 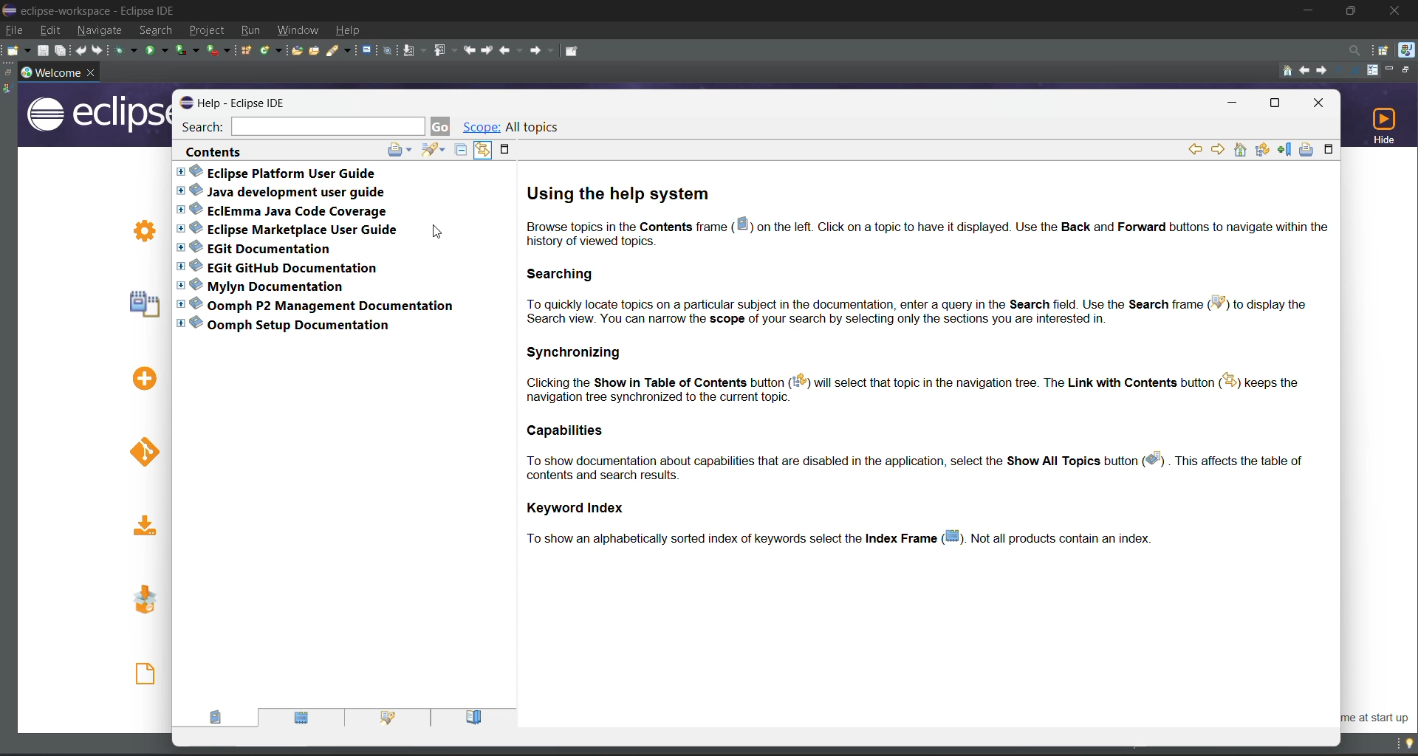 I want to click on next edit location, so click(x=491, y=52).